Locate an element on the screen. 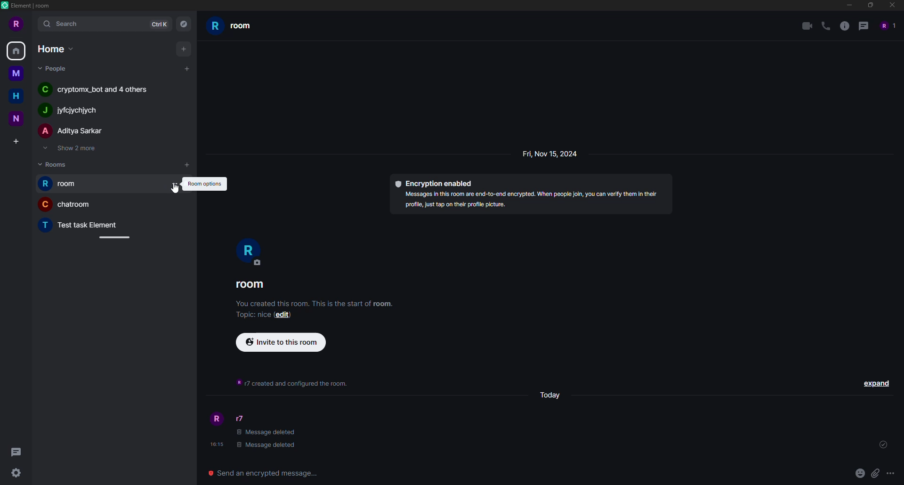 The width and height of the screenshot is (904, 485). adjust is located at coordinates (115, 237).